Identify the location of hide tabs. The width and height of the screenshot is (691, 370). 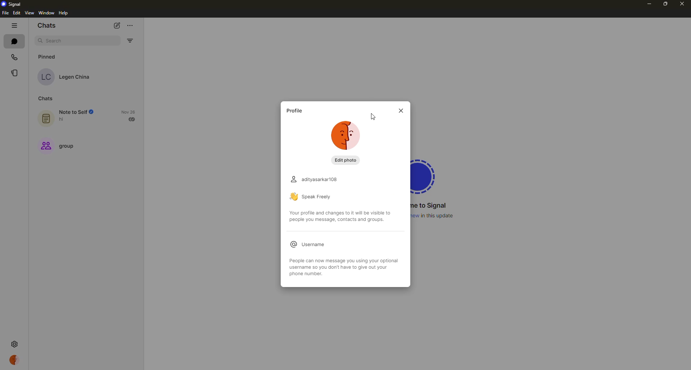
(14, 25).